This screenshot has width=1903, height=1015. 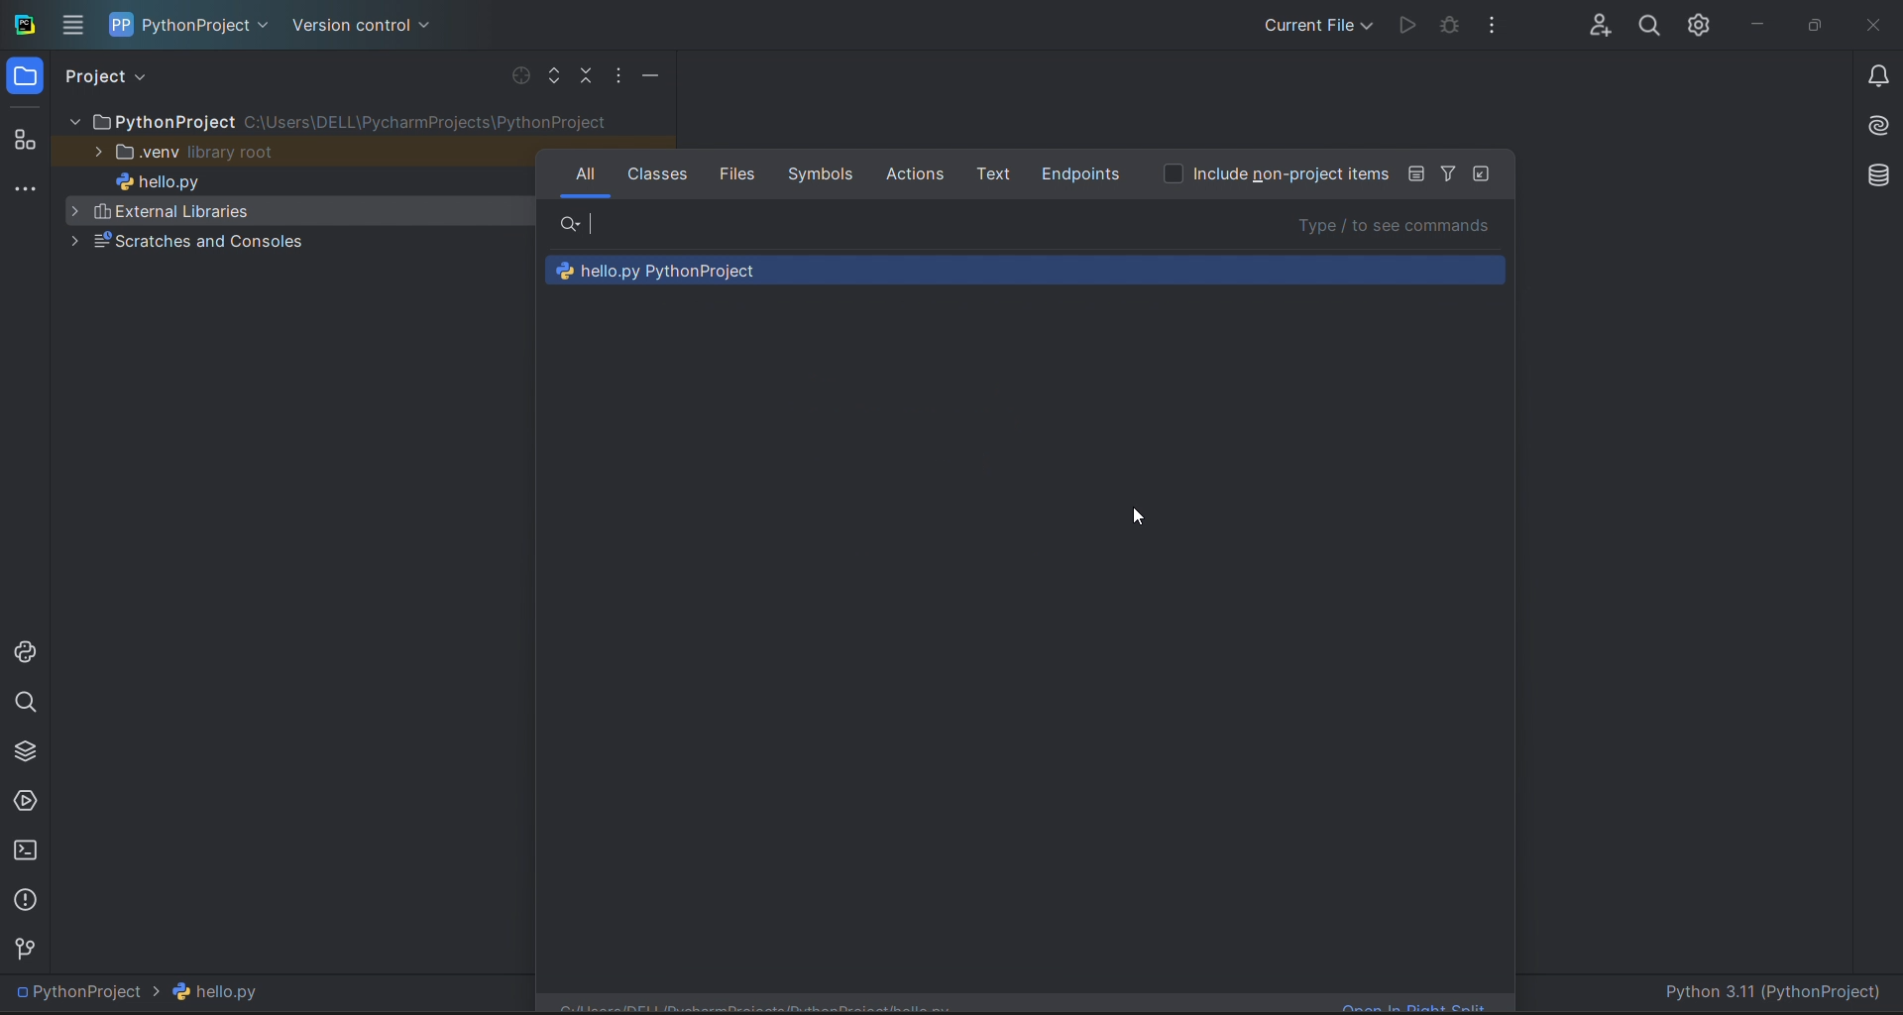 What do you see at coordinates (295, 242) in the screenshot?
I see `Scratches and consoles` at bounding box center [295, 242].